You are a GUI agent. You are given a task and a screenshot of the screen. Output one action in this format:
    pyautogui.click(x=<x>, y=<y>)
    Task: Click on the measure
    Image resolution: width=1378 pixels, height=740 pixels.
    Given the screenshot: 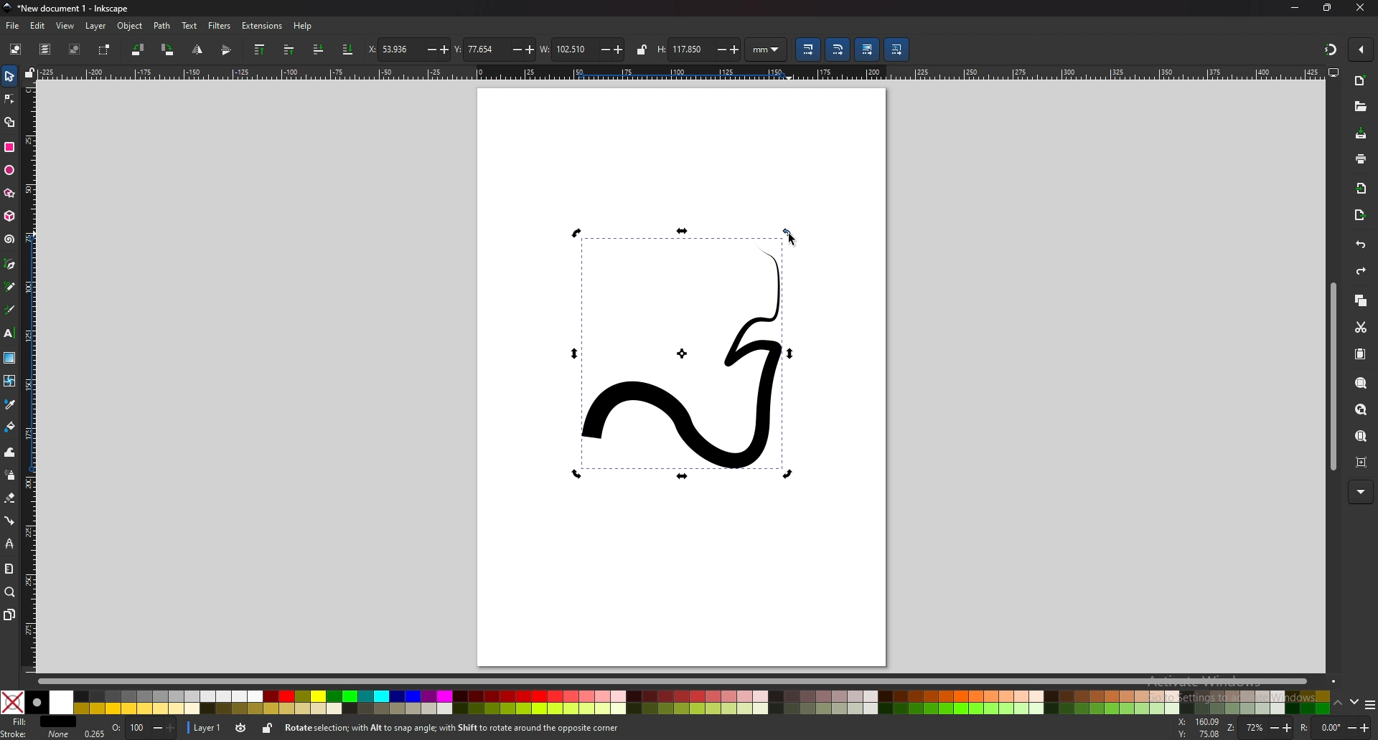 What is the action you would take?
    pyautogui.click(x=8, y=567)
    